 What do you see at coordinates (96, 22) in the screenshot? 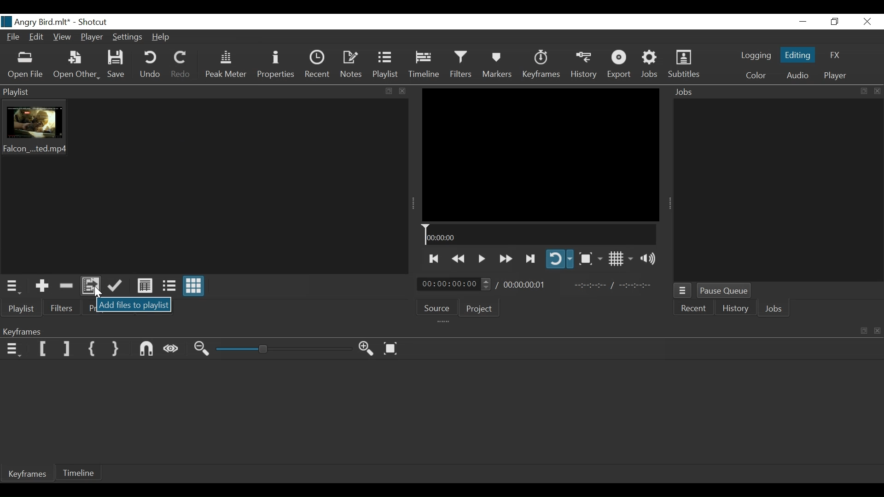
I see `Shotcut` at bounding box center [96, 22].